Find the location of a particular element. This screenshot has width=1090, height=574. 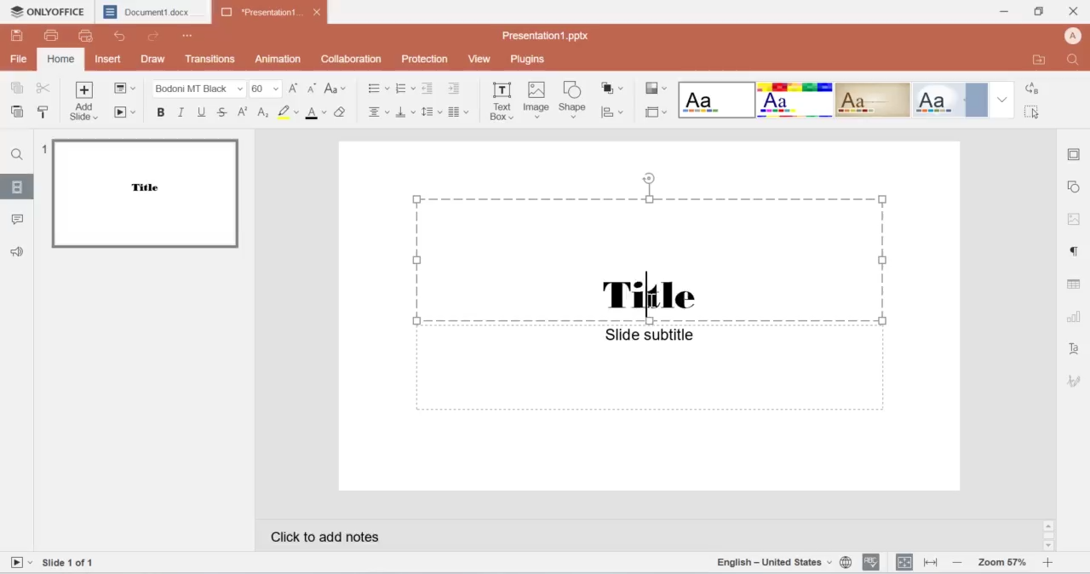

Presentation1 is located at coordinates (272, 12).